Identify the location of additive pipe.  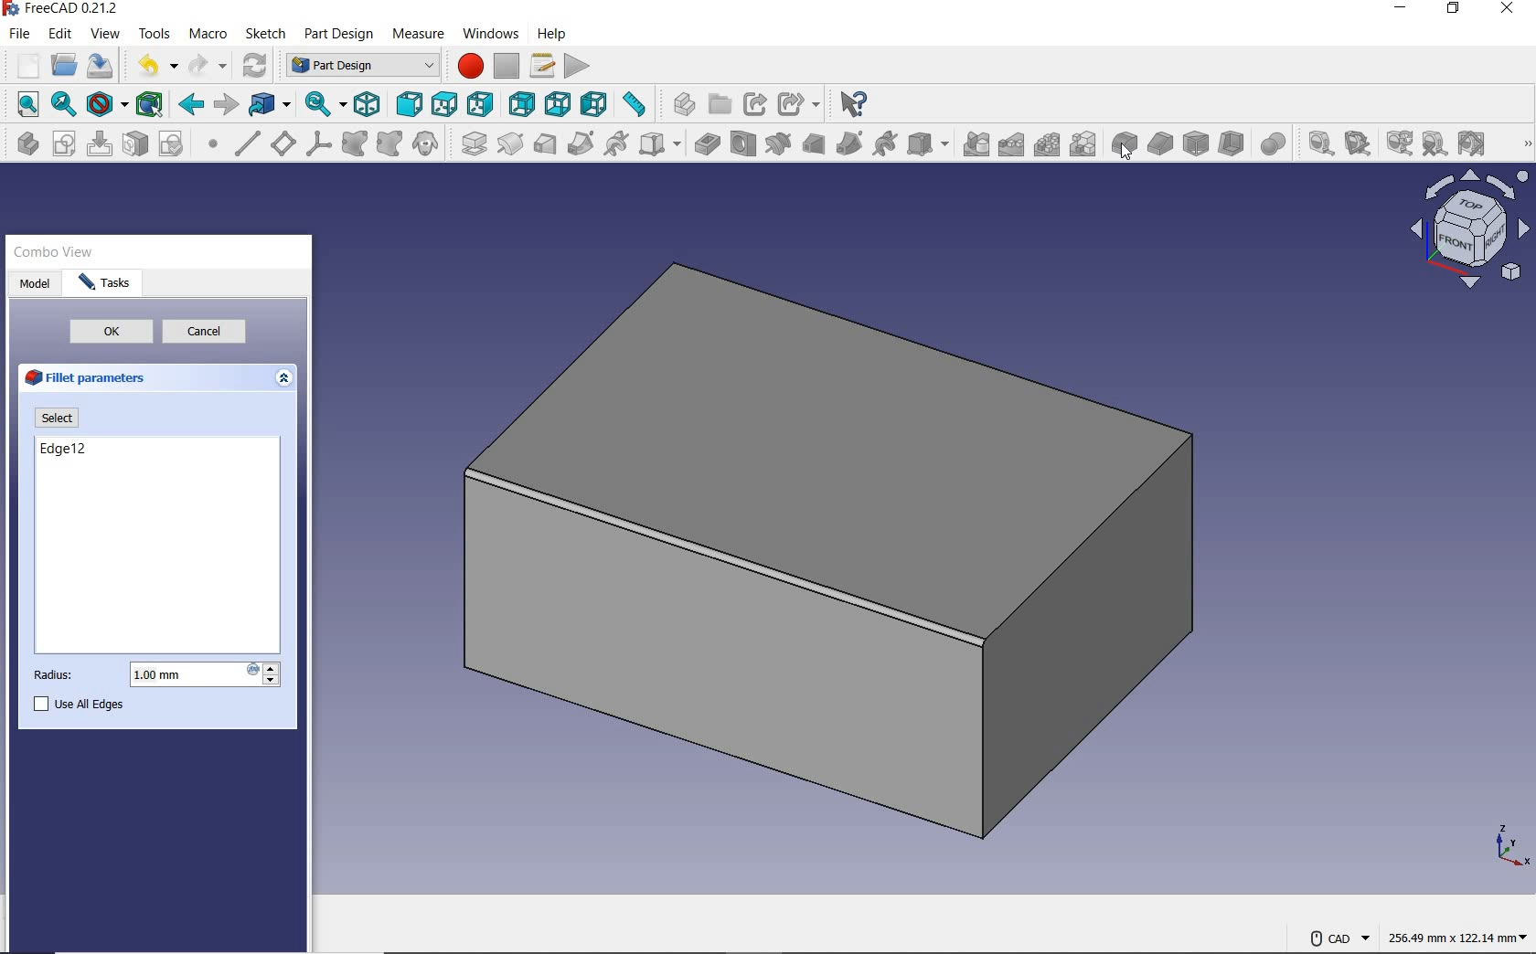
(583, 144).